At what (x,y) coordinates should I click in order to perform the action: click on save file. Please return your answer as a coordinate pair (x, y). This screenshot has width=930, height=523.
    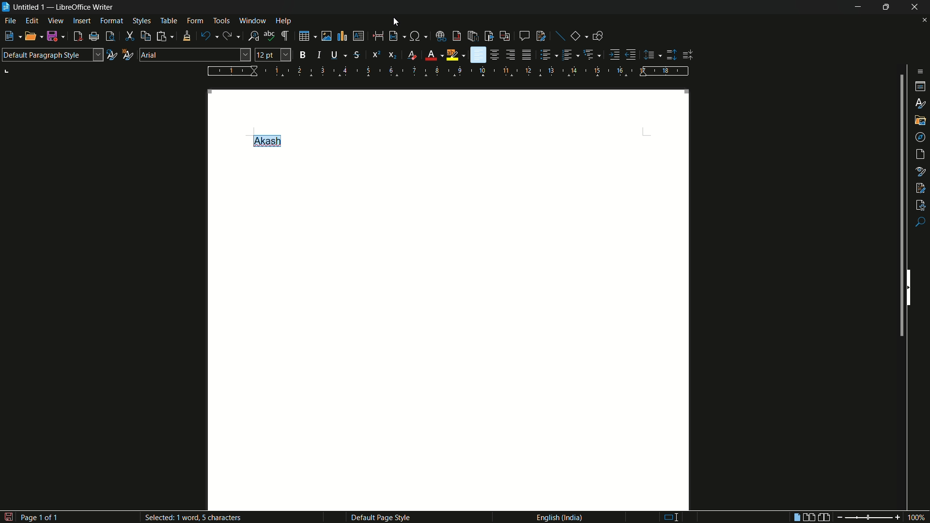
    Looking at the image, I should click on (55, 37).